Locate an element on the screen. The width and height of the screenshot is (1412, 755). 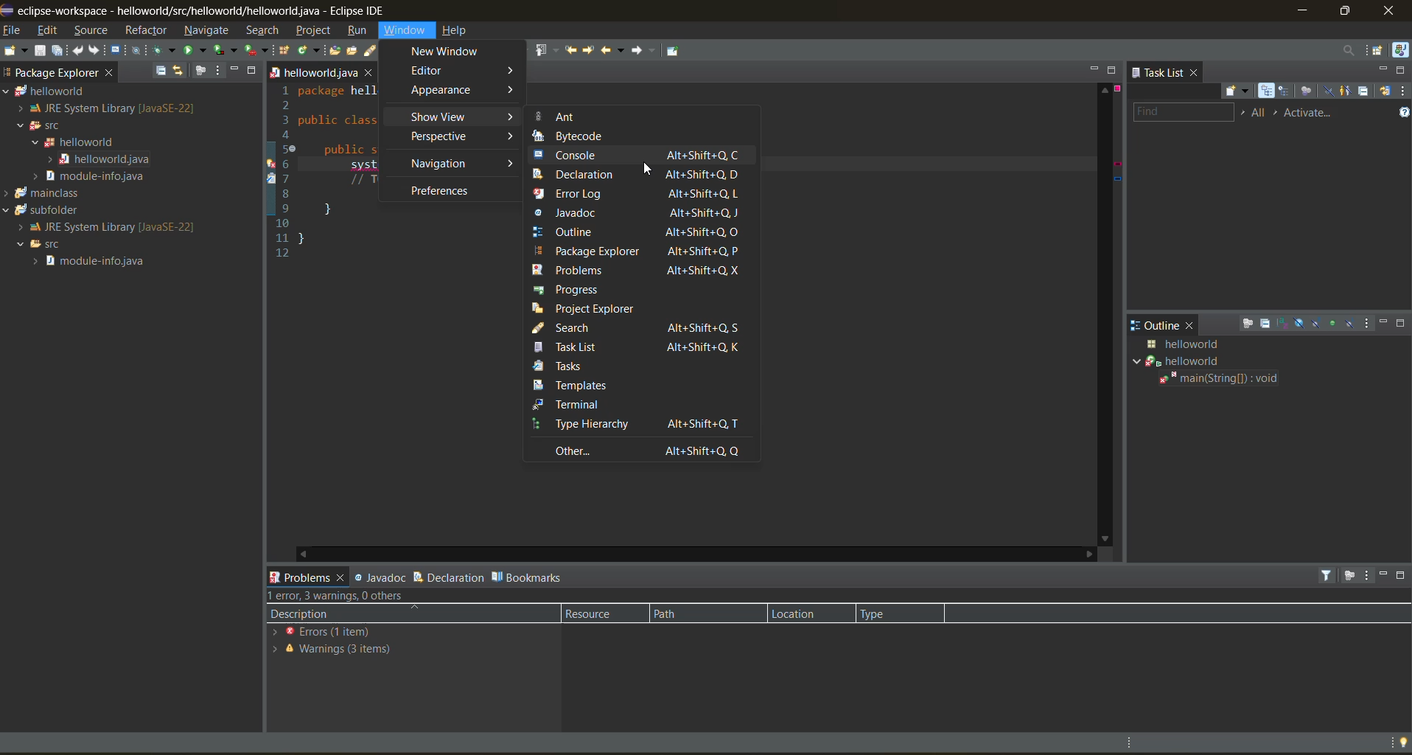
edit task working sets is located at coordinates (1259, 113).